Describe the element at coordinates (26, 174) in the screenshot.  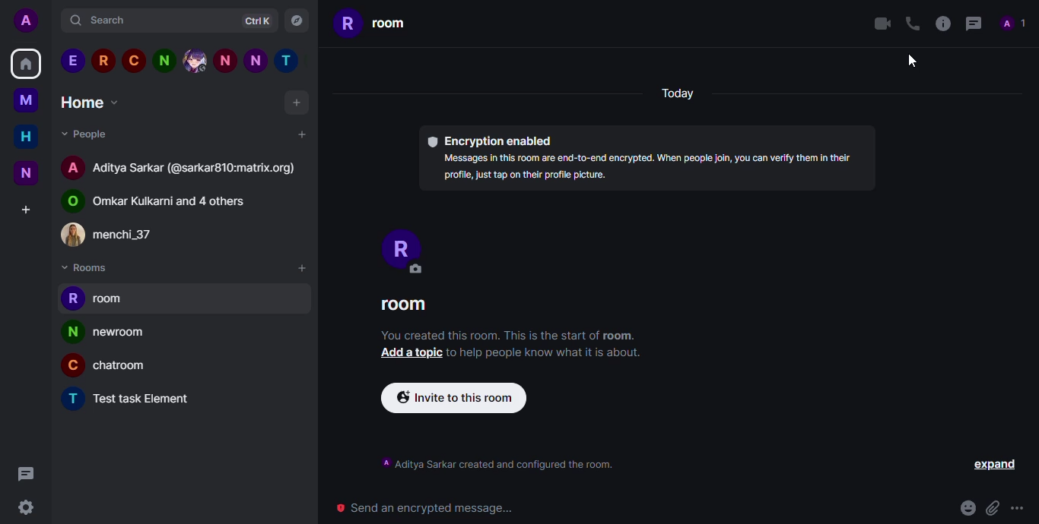
I see `New` at that location.